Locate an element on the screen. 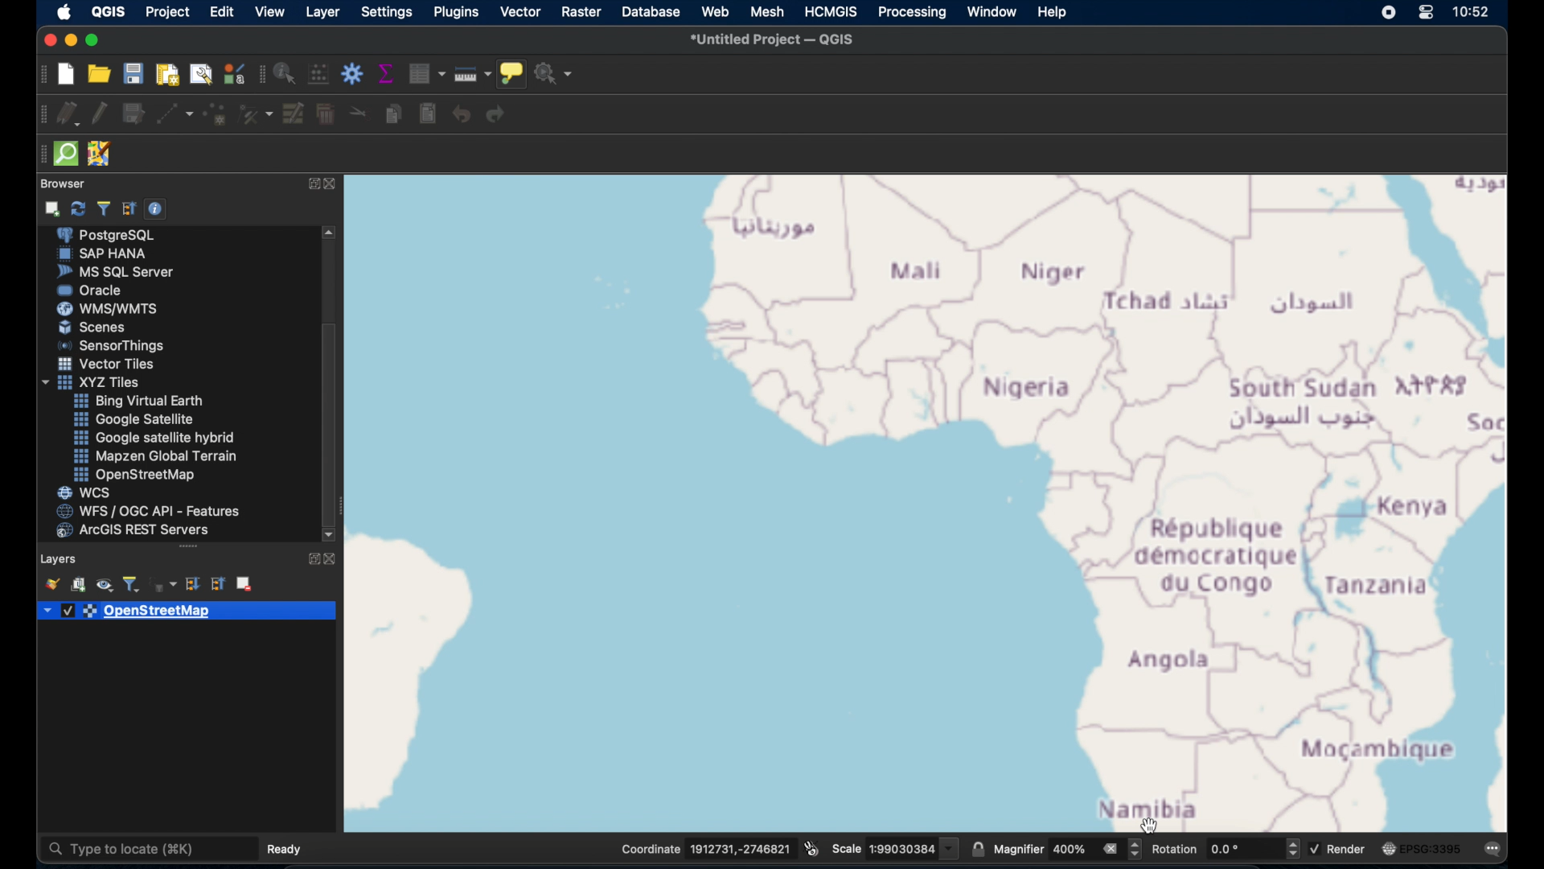  close is located at coordinates (335, 560).